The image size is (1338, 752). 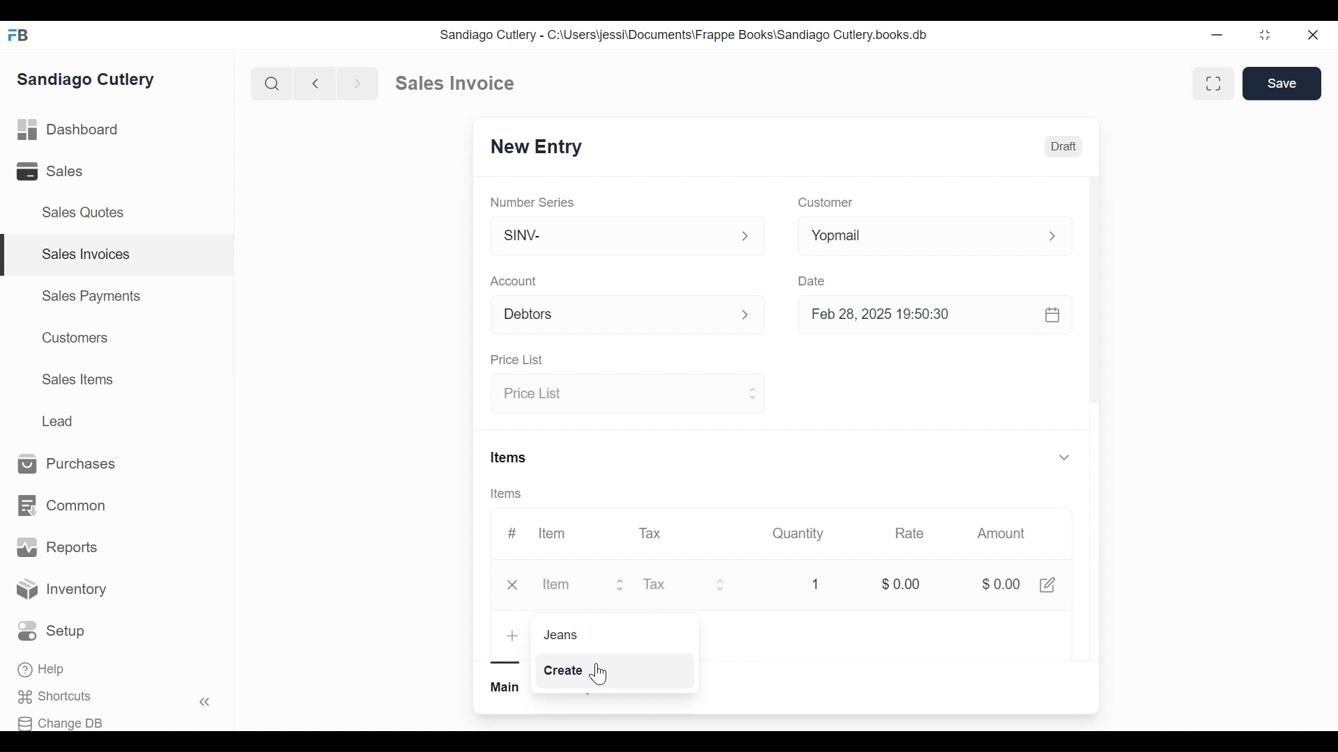 What do you see at coordinates (512, 531) in the screenshot?
I see `#` at bounding box center [512, 531].